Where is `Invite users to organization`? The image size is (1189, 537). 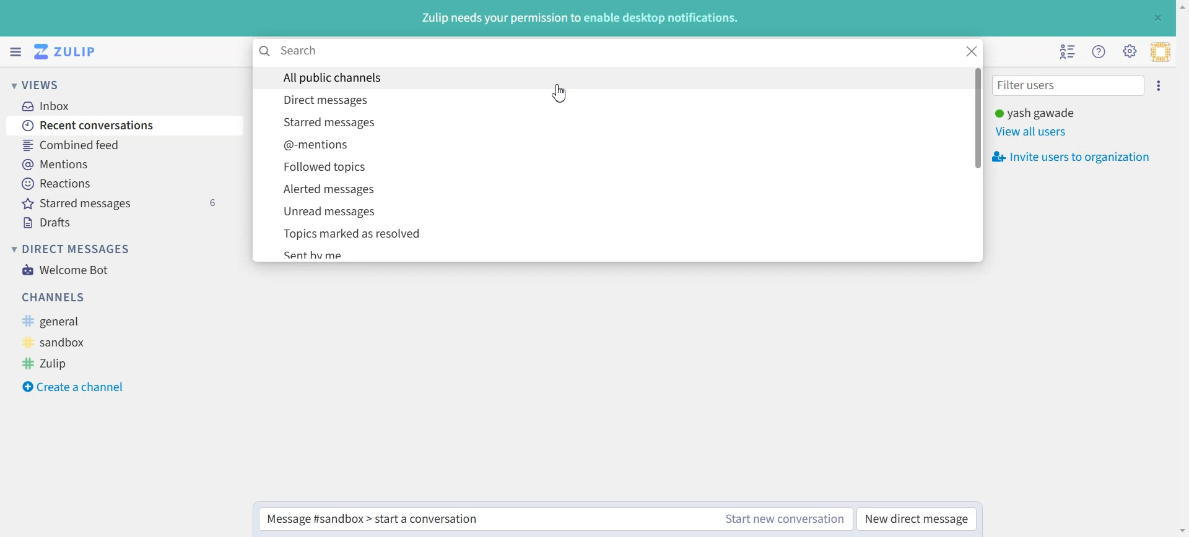
Invite users to organization is located at coordinates (1074, 157).